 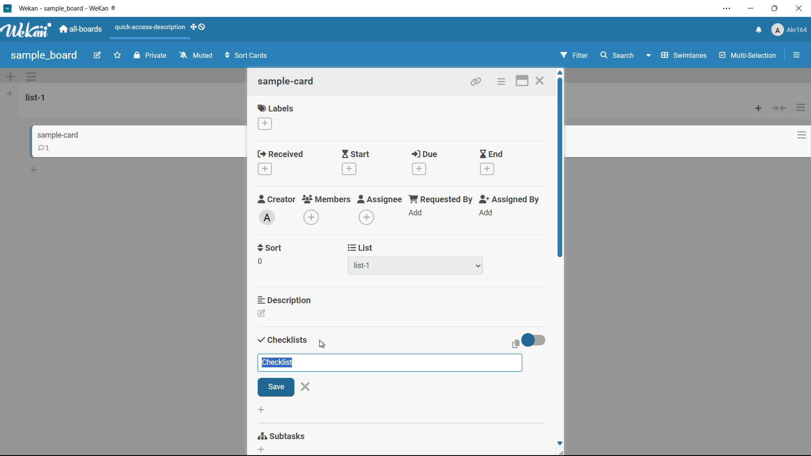 What do you see at coordinates (262, 313) in the screenshot?
I see `edit description` at bounding box center [262, 313].